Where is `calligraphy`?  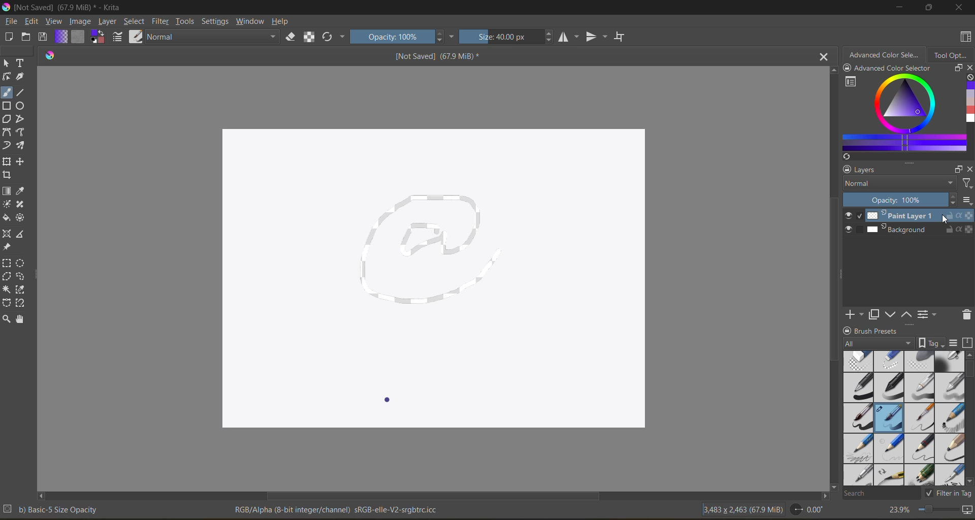
calligraphy is located at coordinates (21, 77).